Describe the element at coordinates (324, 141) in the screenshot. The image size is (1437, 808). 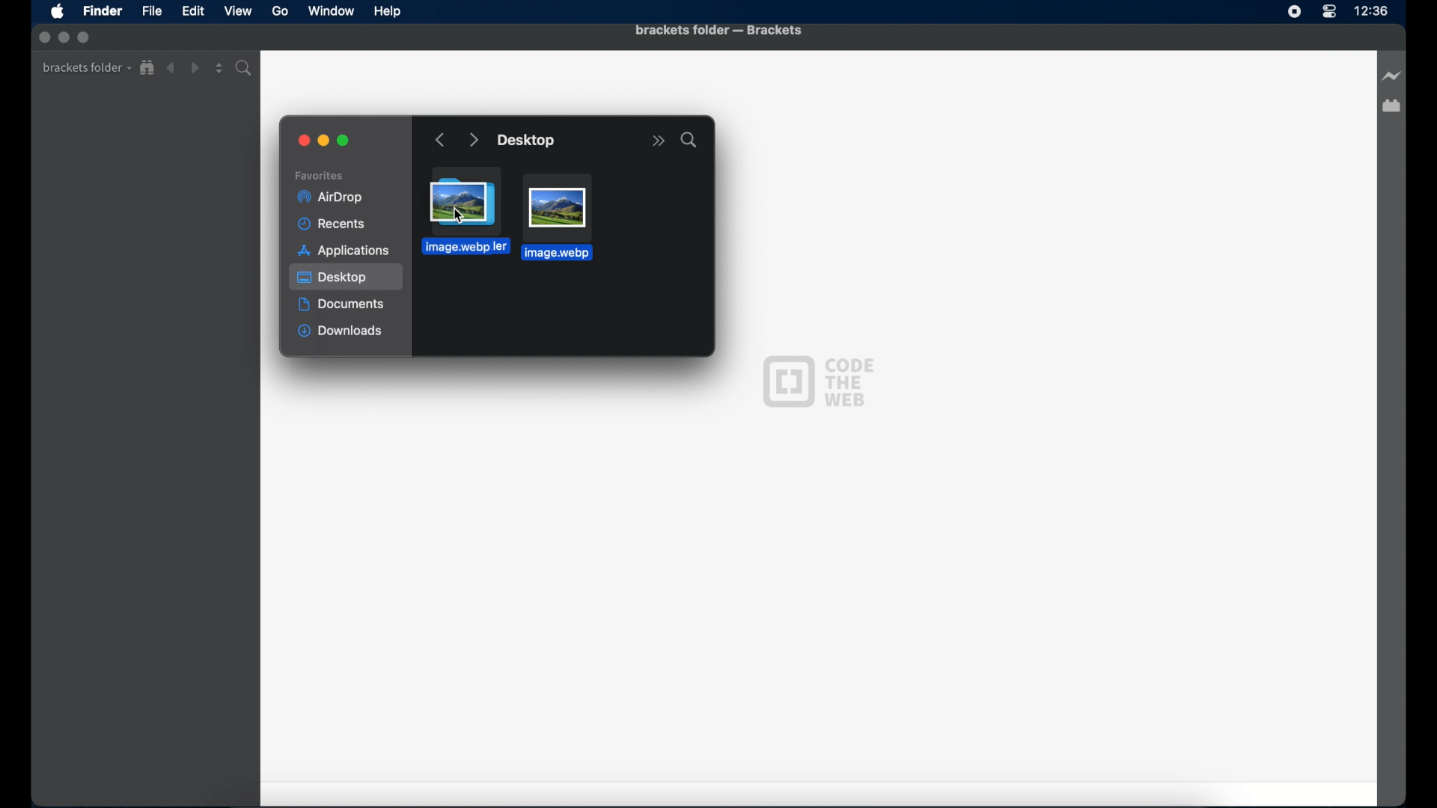
I see `minimize` at that location.